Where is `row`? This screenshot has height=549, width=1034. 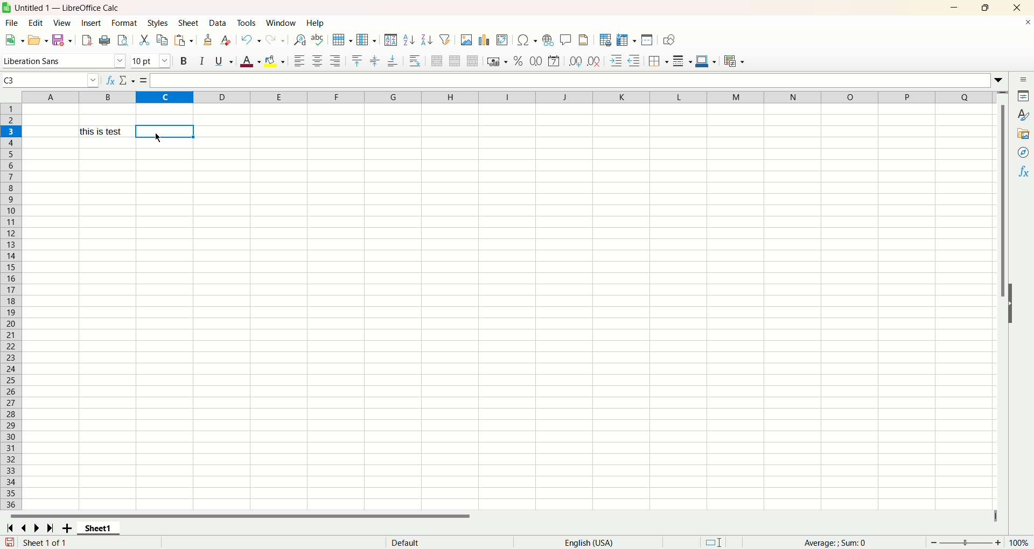 row is located at coordinates (341, 40).